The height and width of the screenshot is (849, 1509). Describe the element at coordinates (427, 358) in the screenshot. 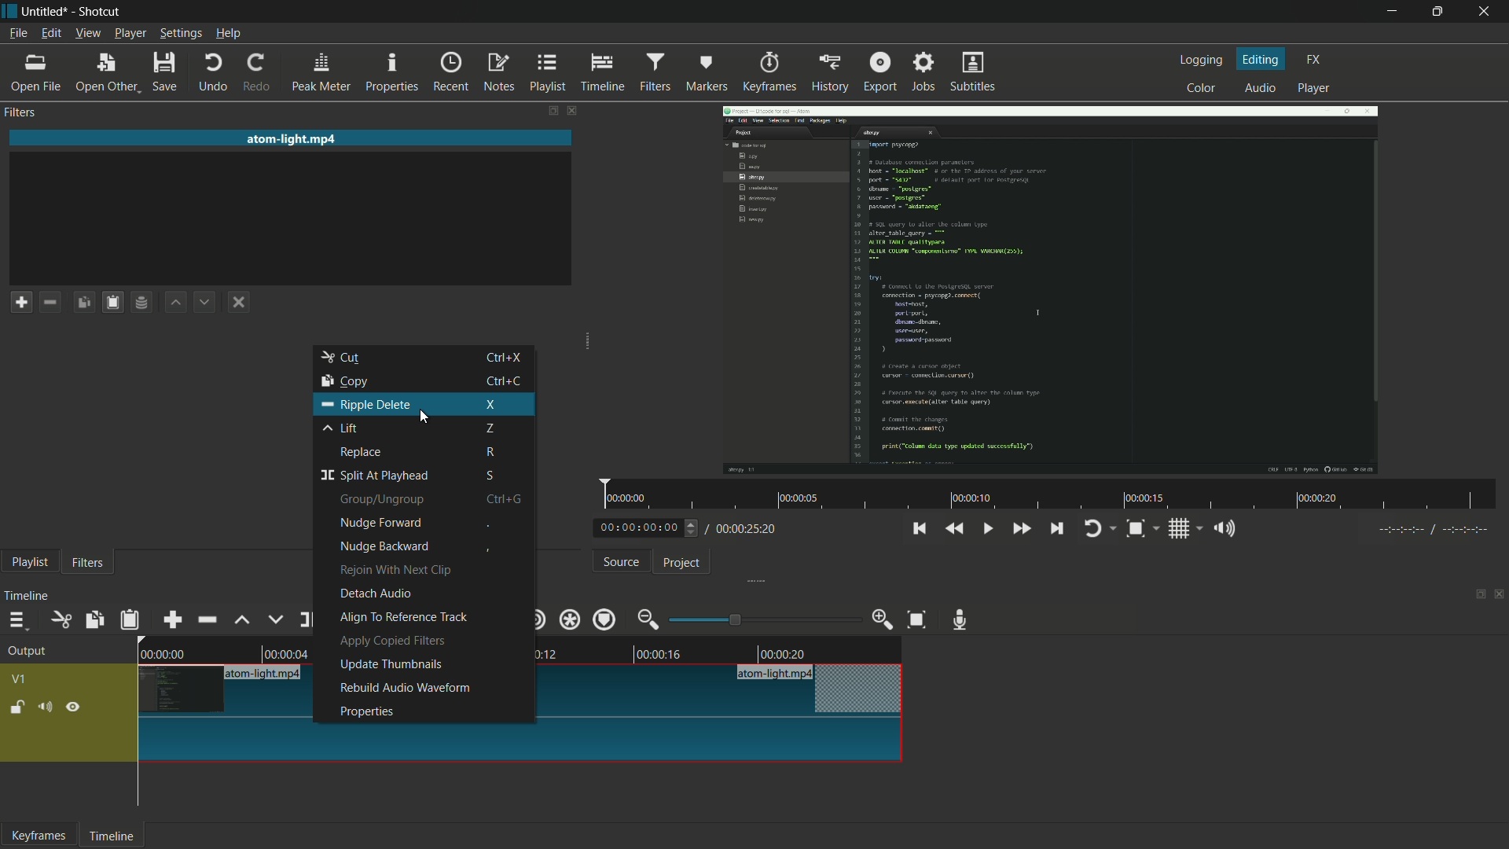

I see `cut` at that location.